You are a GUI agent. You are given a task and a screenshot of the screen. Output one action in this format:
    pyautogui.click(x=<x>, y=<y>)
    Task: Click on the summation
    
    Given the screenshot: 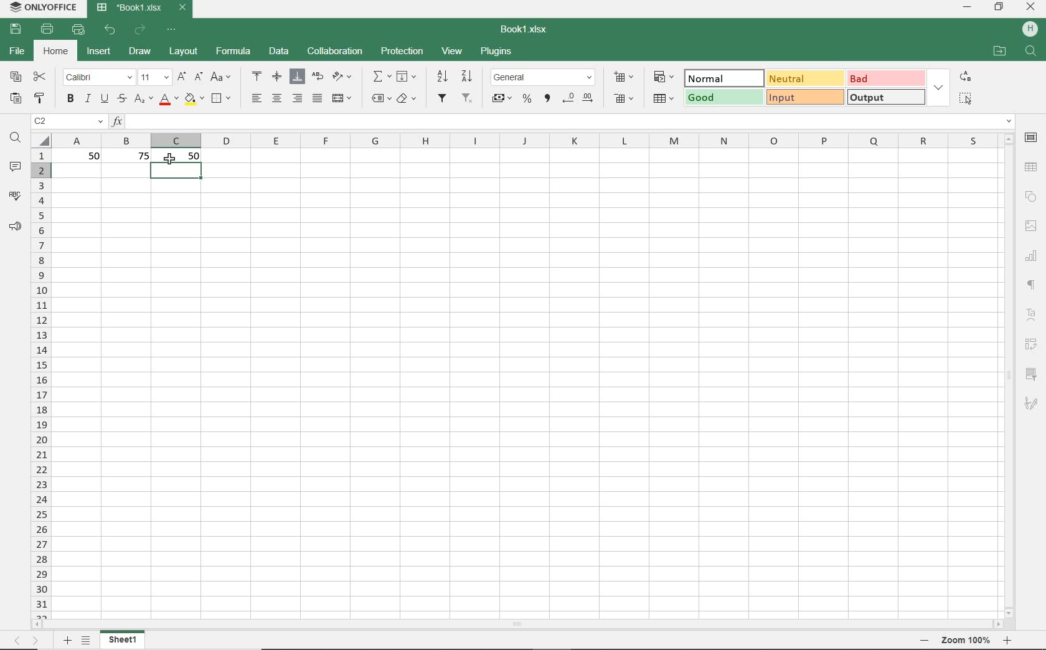 What is the action you would take?
    pyautogui.click(x=382, y=77)
    